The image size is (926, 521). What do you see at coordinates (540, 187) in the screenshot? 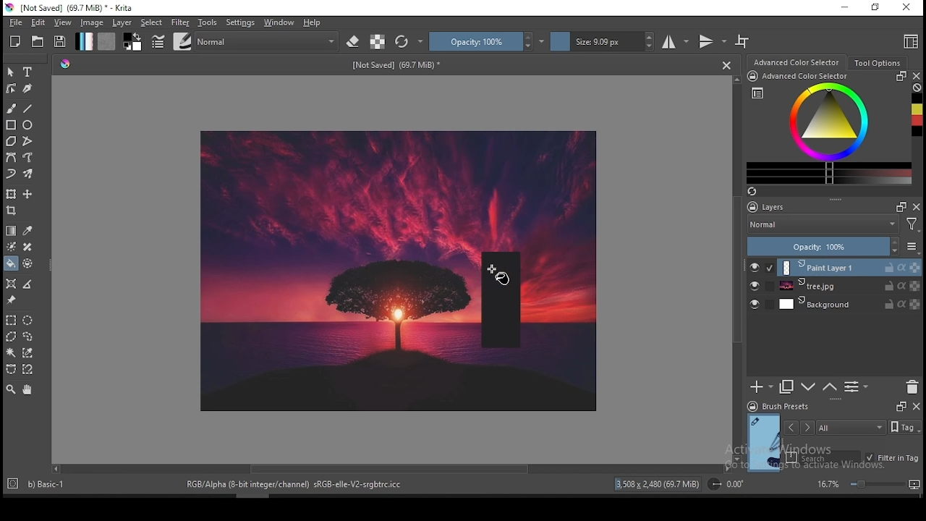
I see `image` at bounding box center [540, 187].